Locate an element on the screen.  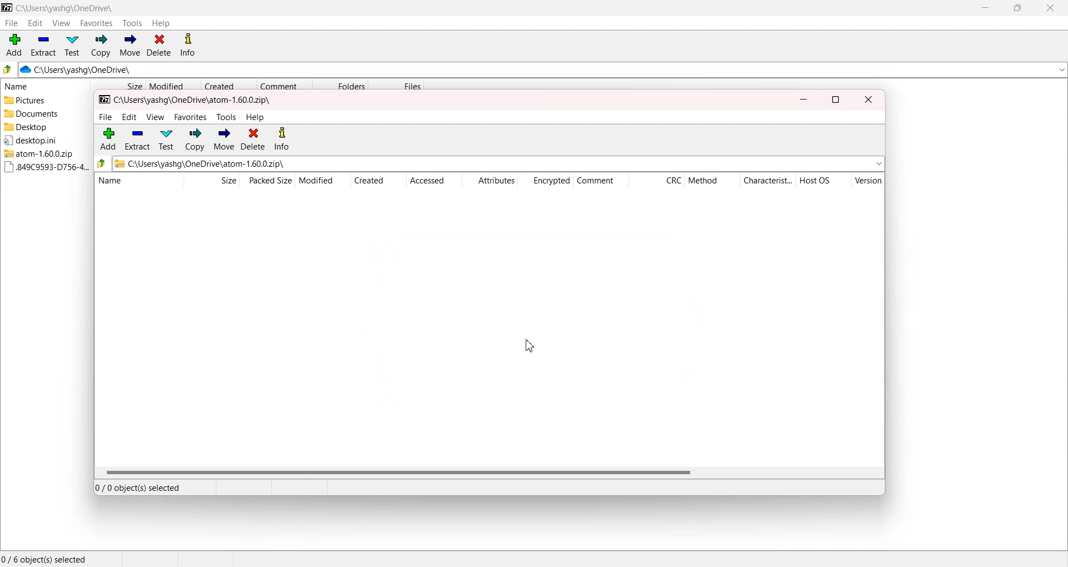
Files is located at coordinates (397, 84).